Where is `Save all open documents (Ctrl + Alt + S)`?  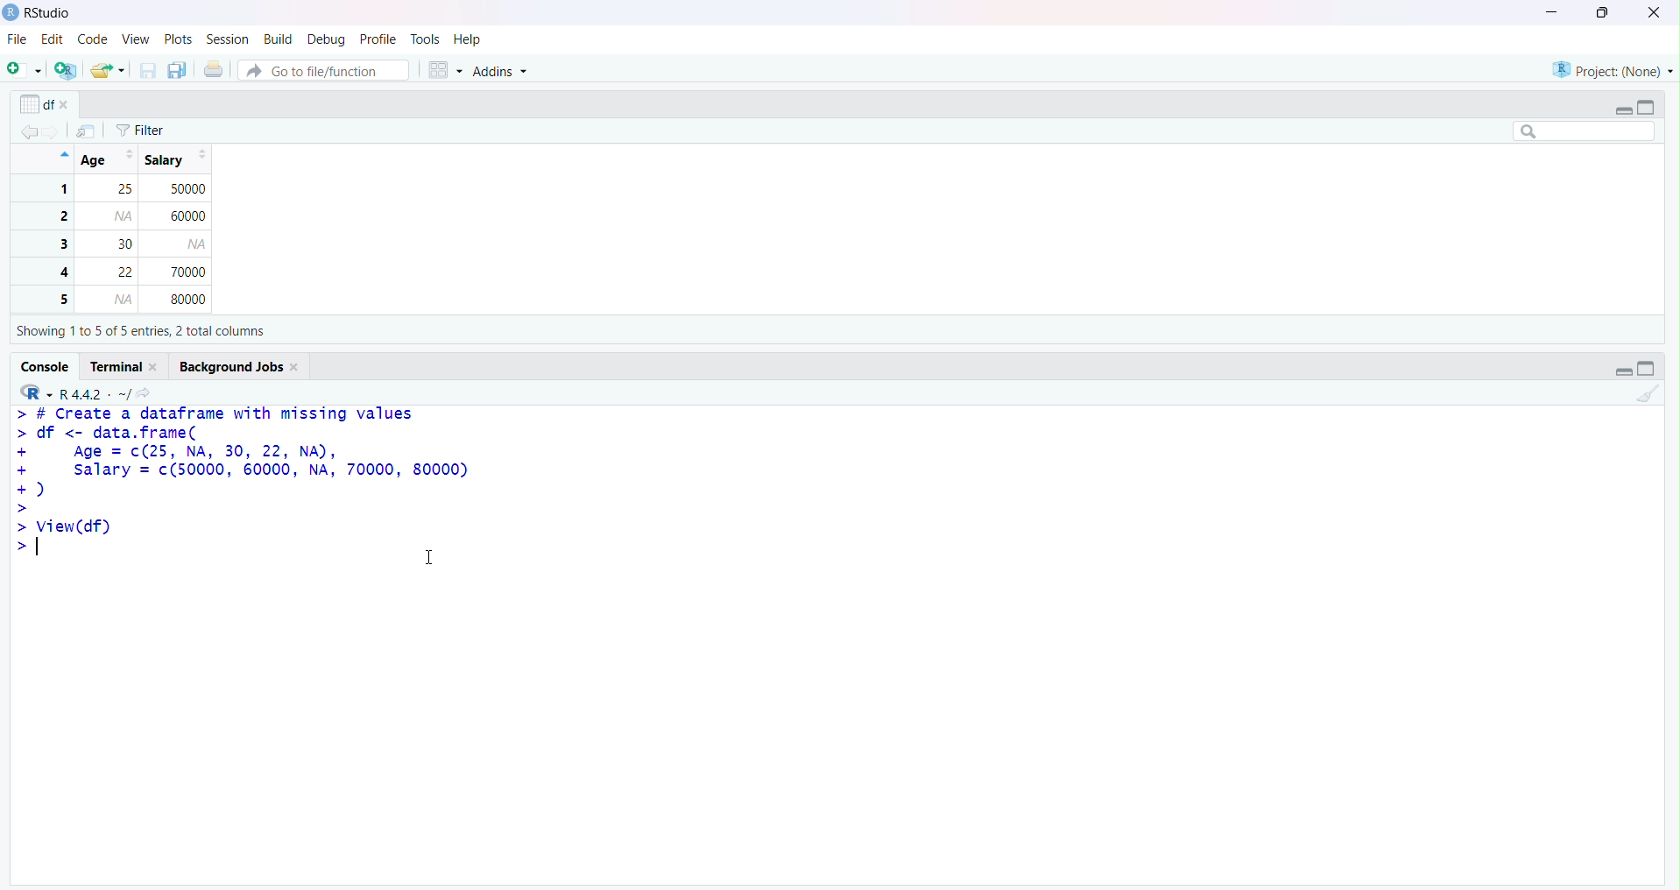
Save all open documents (Ctrl + Alt + S) is located at coordinates (177, 68).